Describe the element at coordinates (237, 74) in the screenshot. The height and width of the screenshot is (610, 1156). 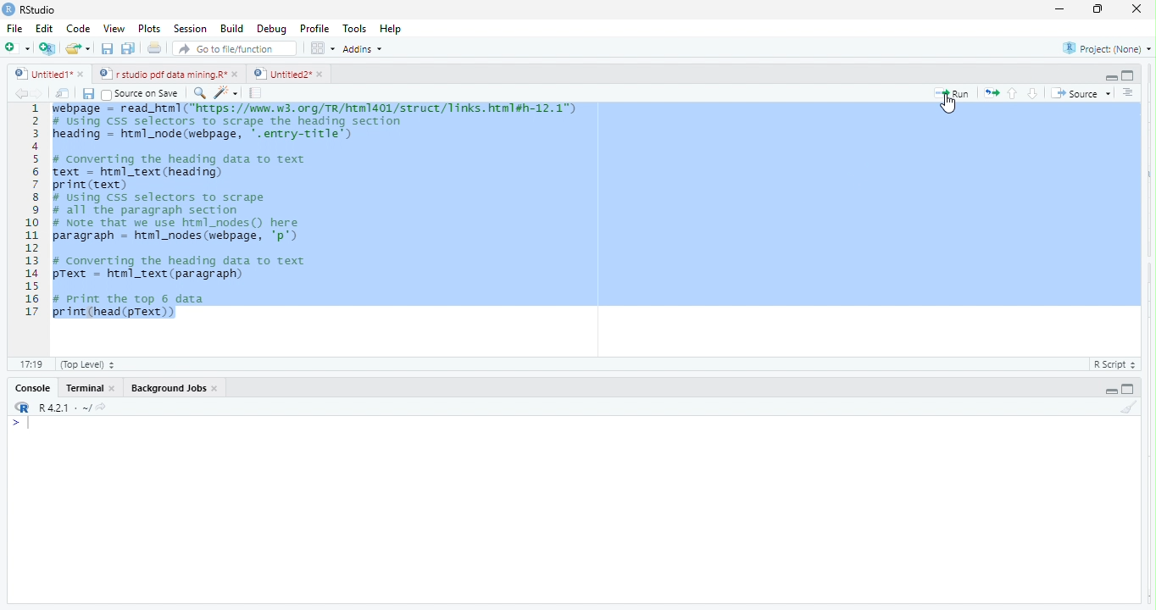
I see `close` at that location.